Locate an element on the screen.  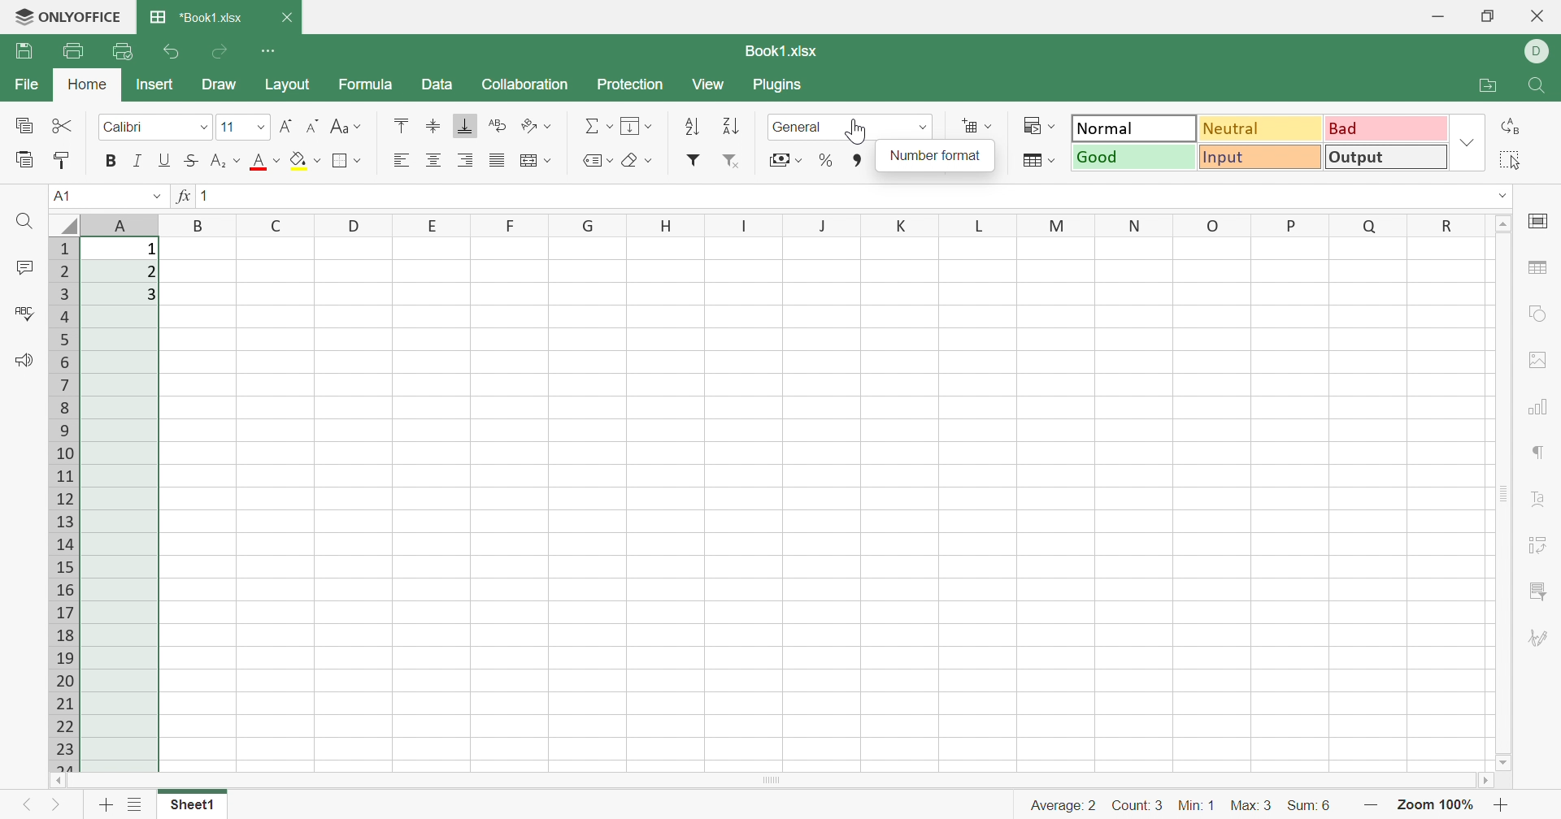
Find is located at coordinates (24, 221).